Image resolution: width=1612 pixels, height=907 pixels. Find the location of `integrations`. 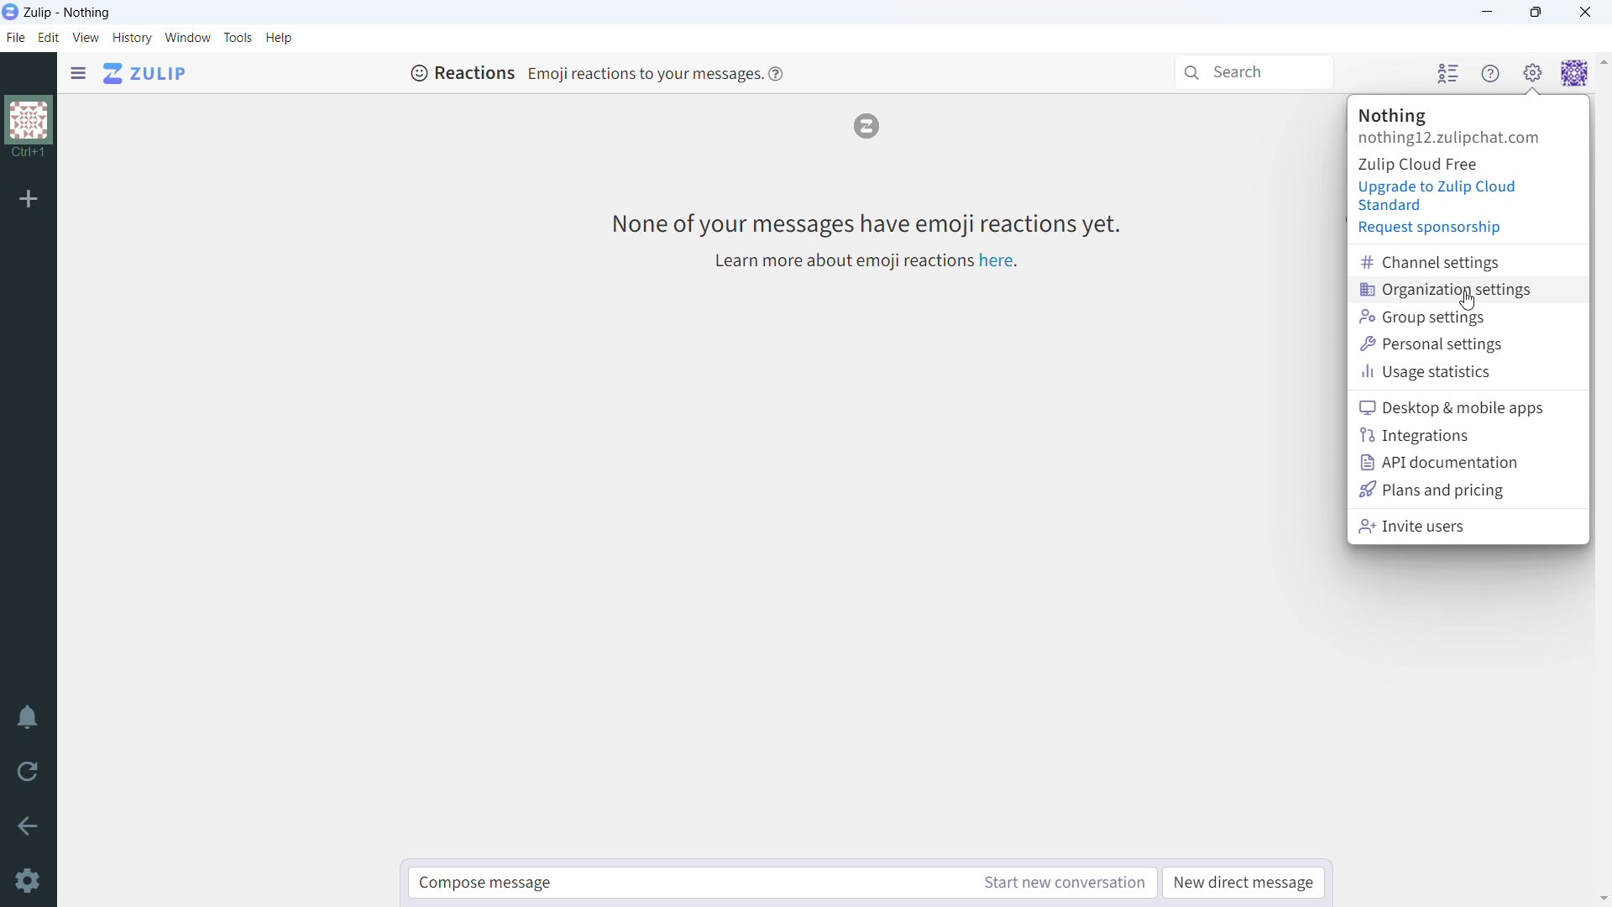

integrations is located at coordinates (1468, 436).